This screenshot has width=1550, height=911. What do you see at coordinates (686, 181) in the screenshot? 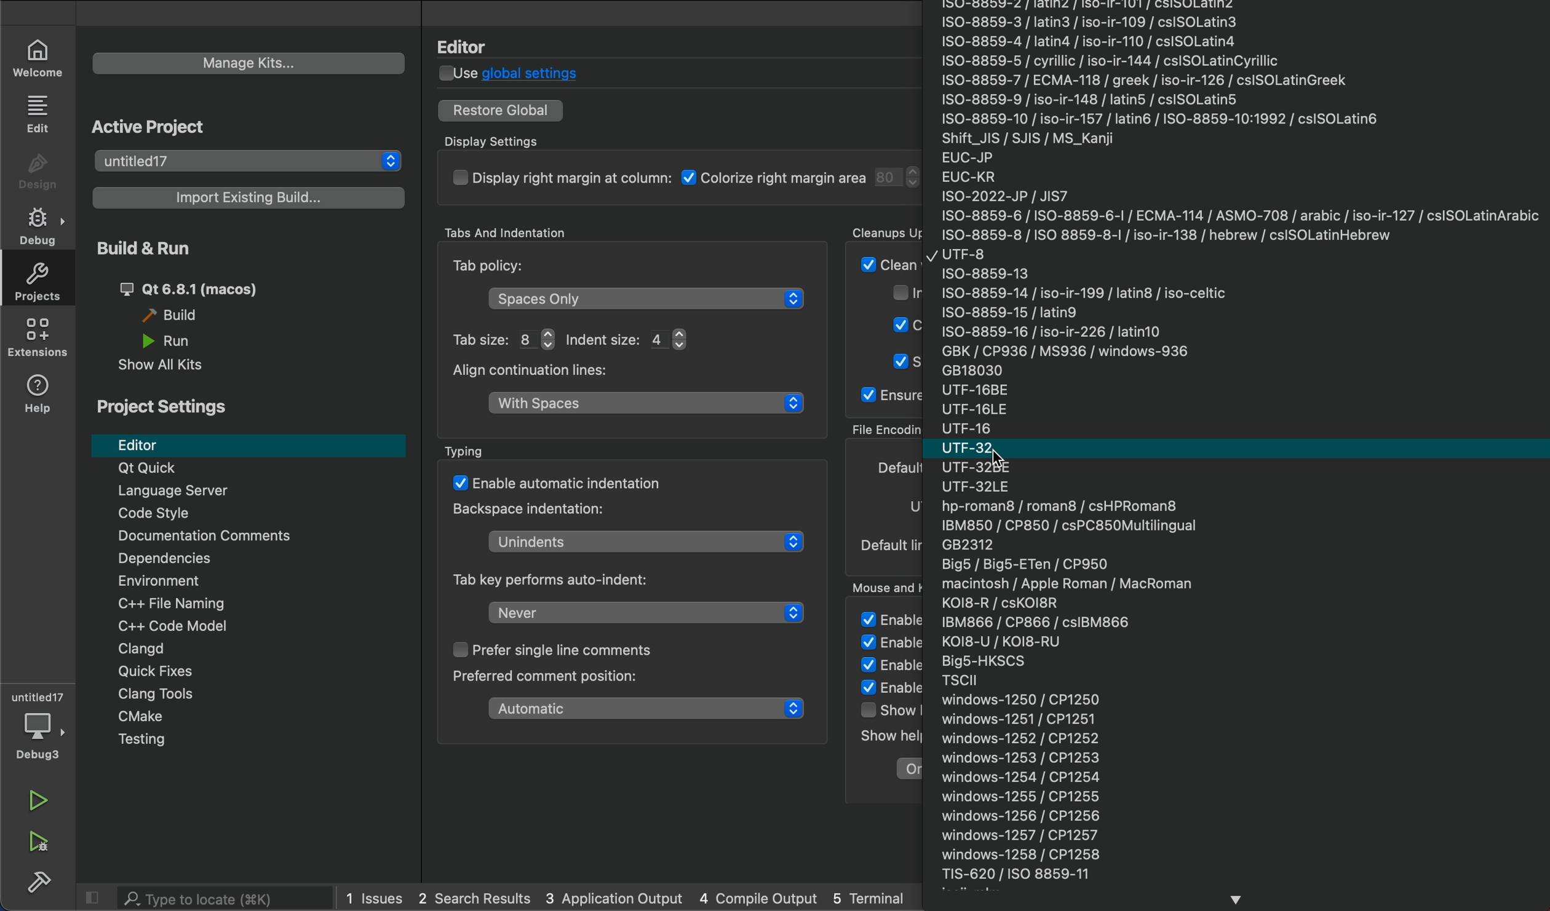
I see `display setings` at bounding box center [686, 181].